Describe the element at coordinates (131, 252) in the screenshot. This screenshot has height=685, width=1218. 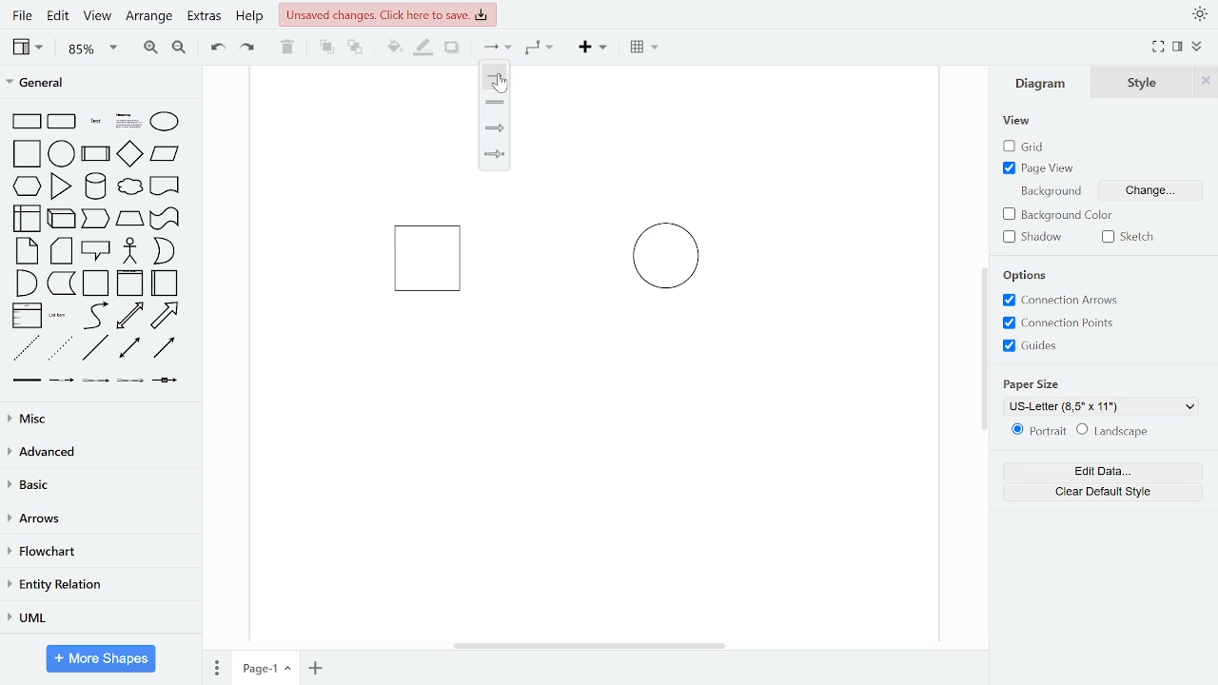
I see `actor` at that location.